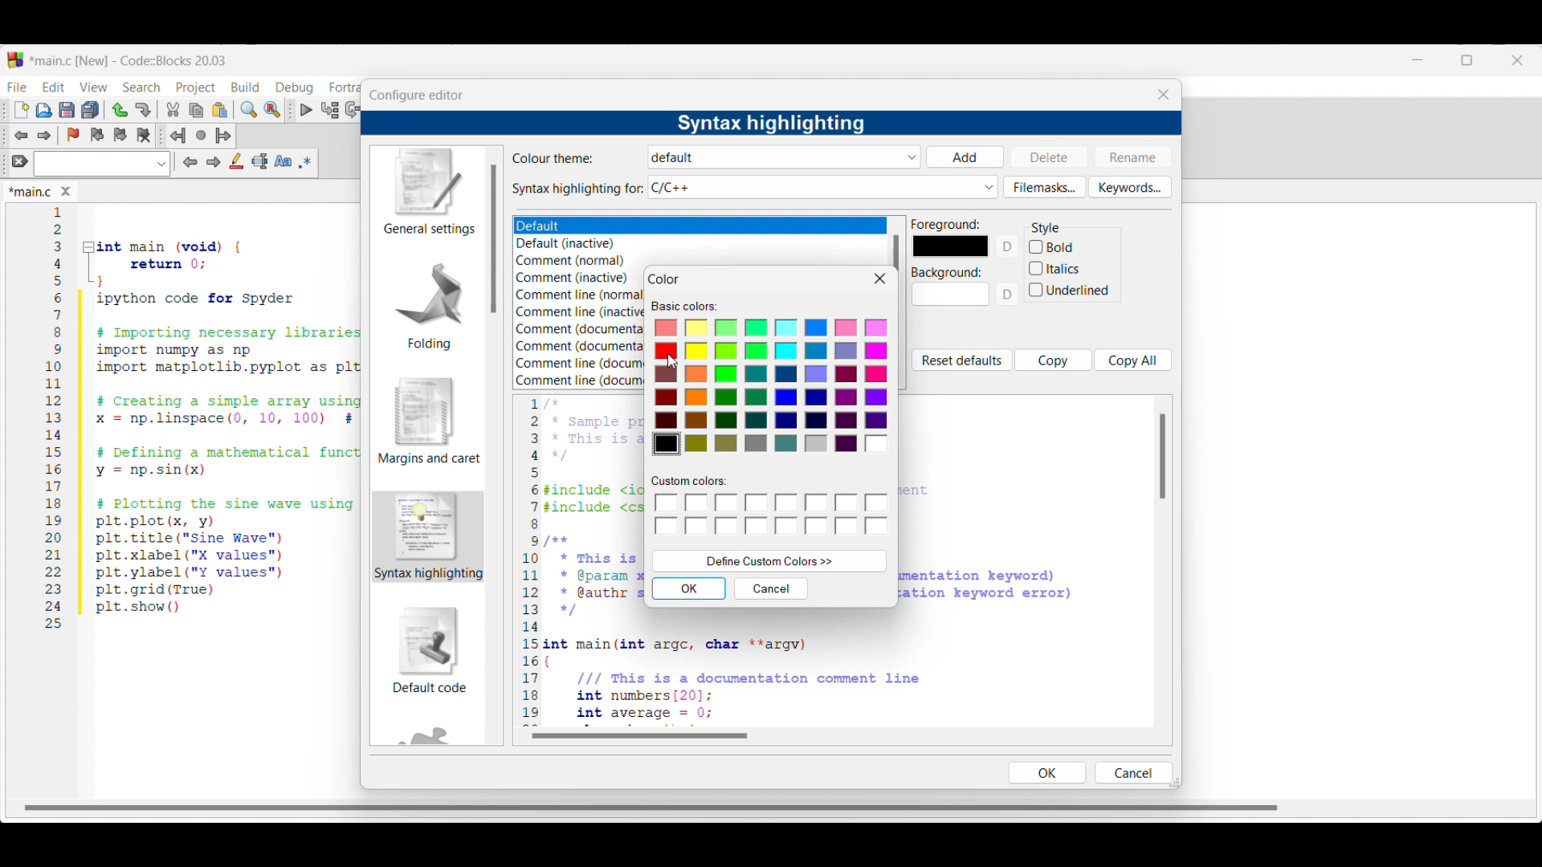 The image size is (1542, 867). I want to click on Copy all, so click(1133, 360).